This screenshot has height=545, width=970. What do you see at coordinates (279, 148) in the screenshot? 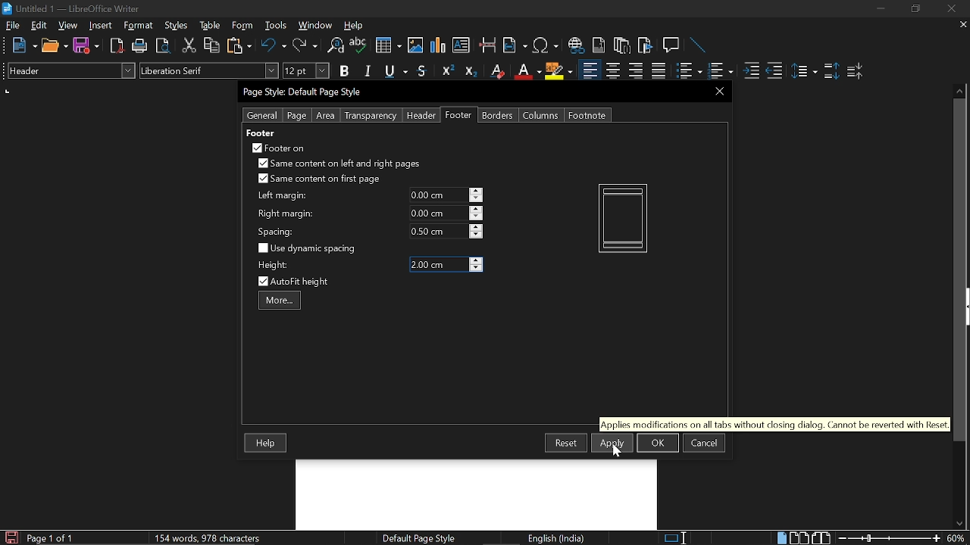
I see `Footer on` at bounding box center [279, 148].